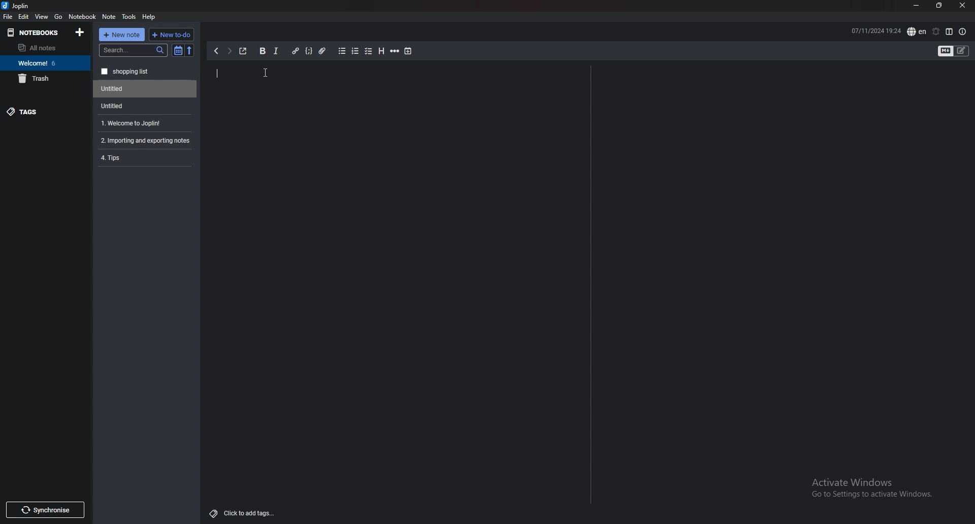 The height and width of the screenshot is (524, 975). I want to click on Importing and exporting notes, so click(147, 141).